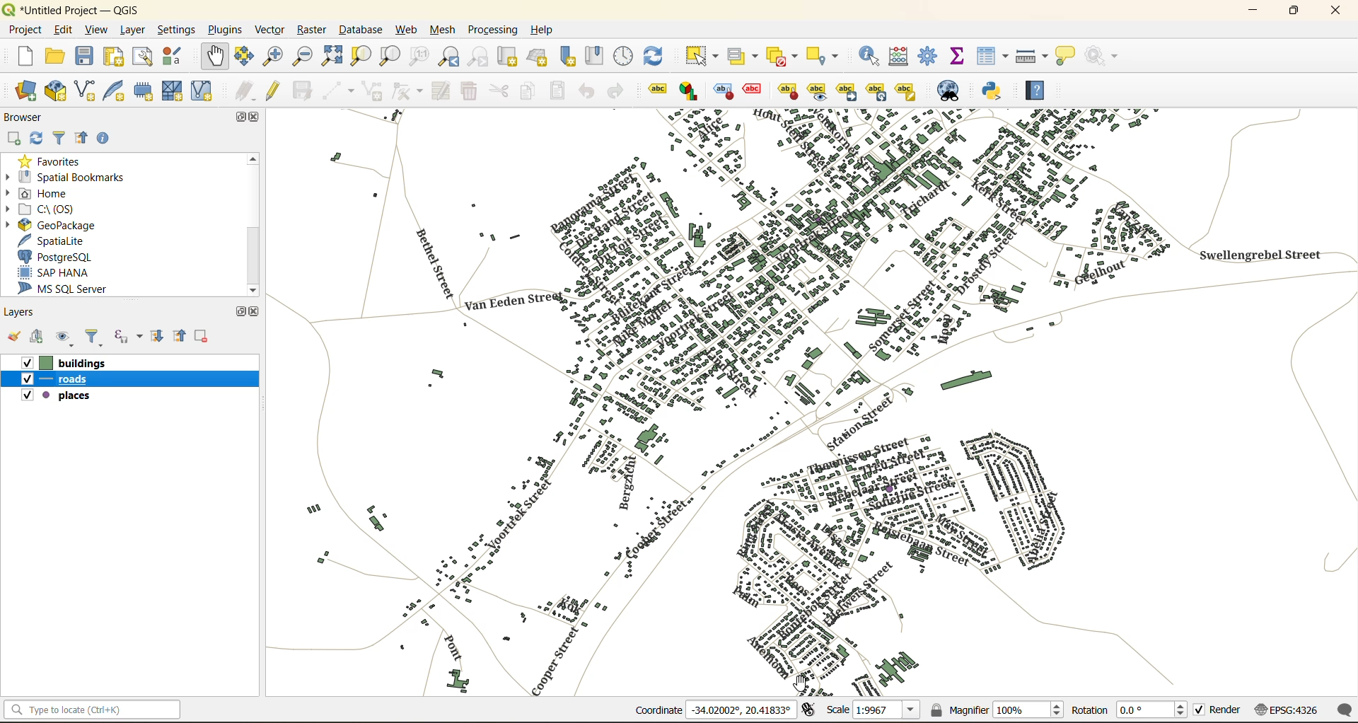 This screenshot has width=1358, height=723. I want to click on enable properties, so click(105, 139).